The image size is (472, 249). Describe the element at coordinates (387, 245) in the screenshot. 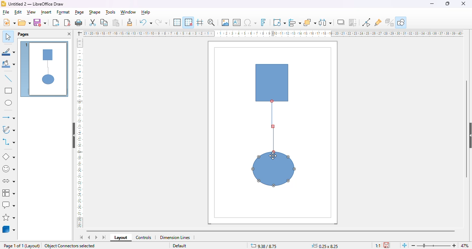

I see `the document has been modified` at that location.